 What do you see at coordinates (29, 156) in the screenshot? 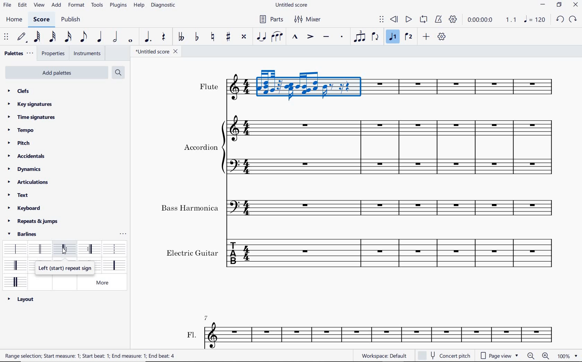
I see `accidentals` at bounding box center [29, 156].